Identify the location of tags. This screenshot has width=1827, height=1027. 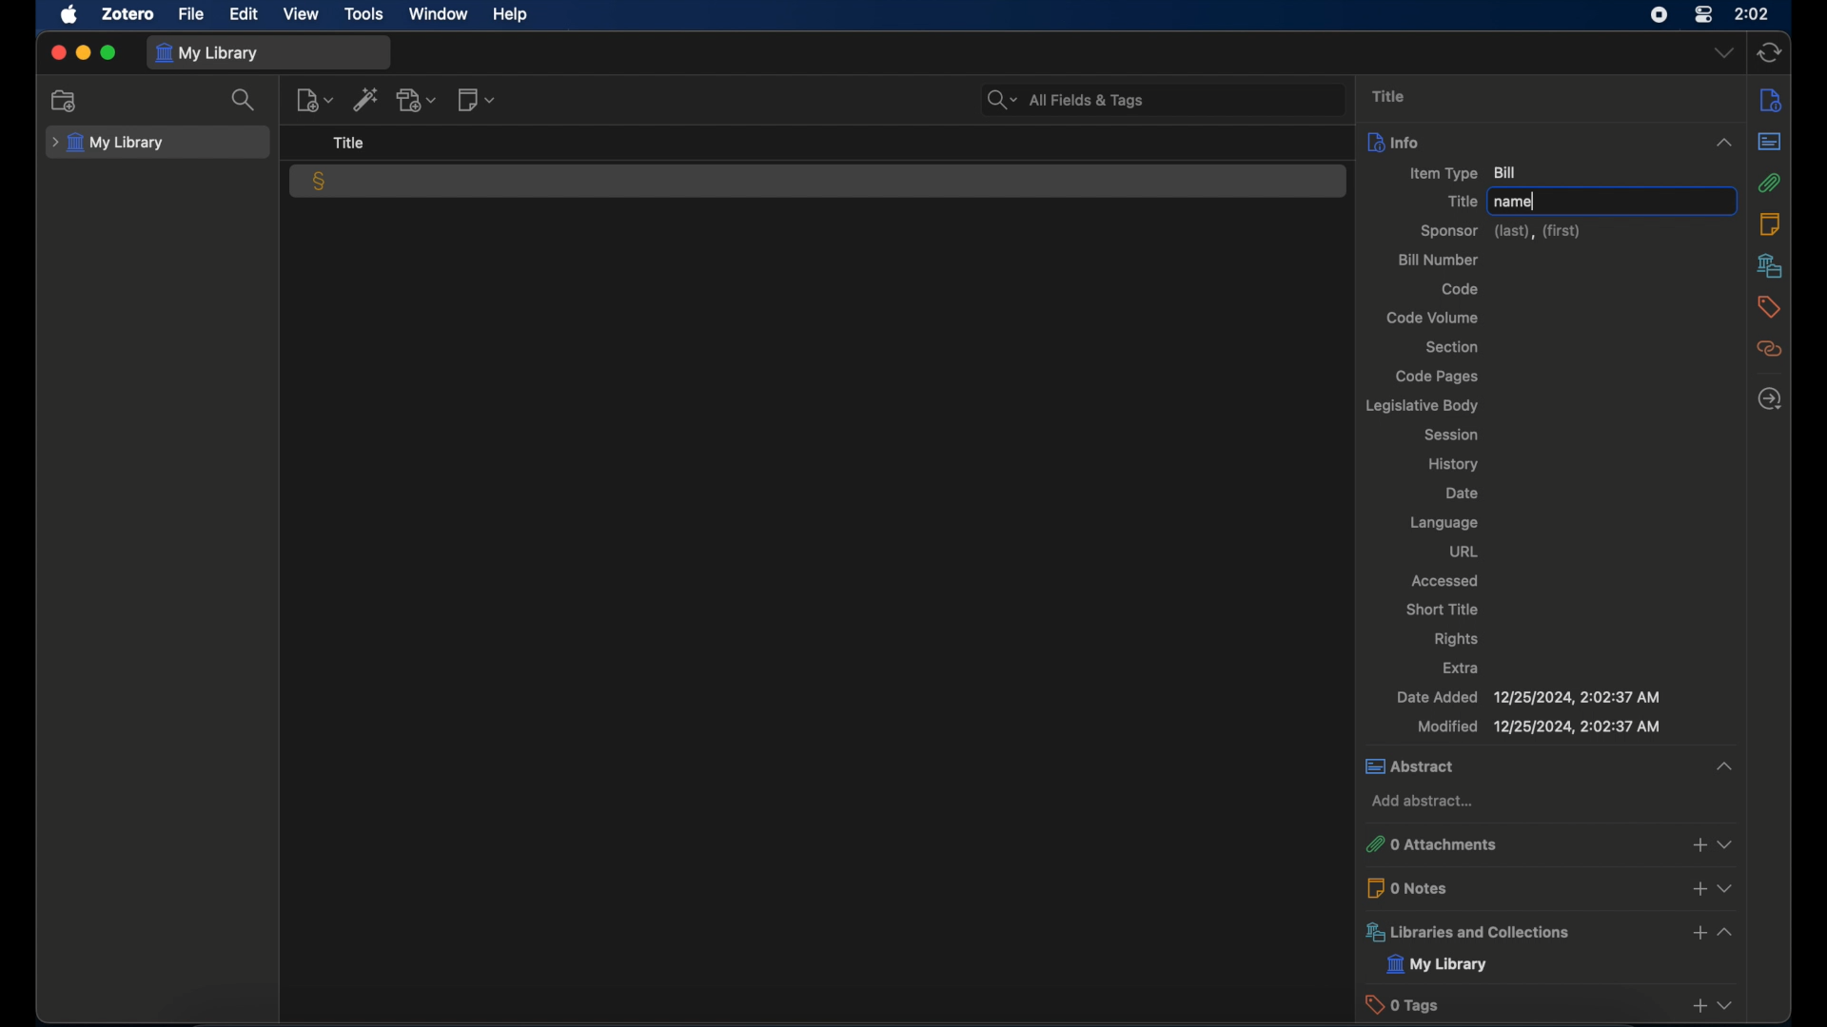
(1768, 307).